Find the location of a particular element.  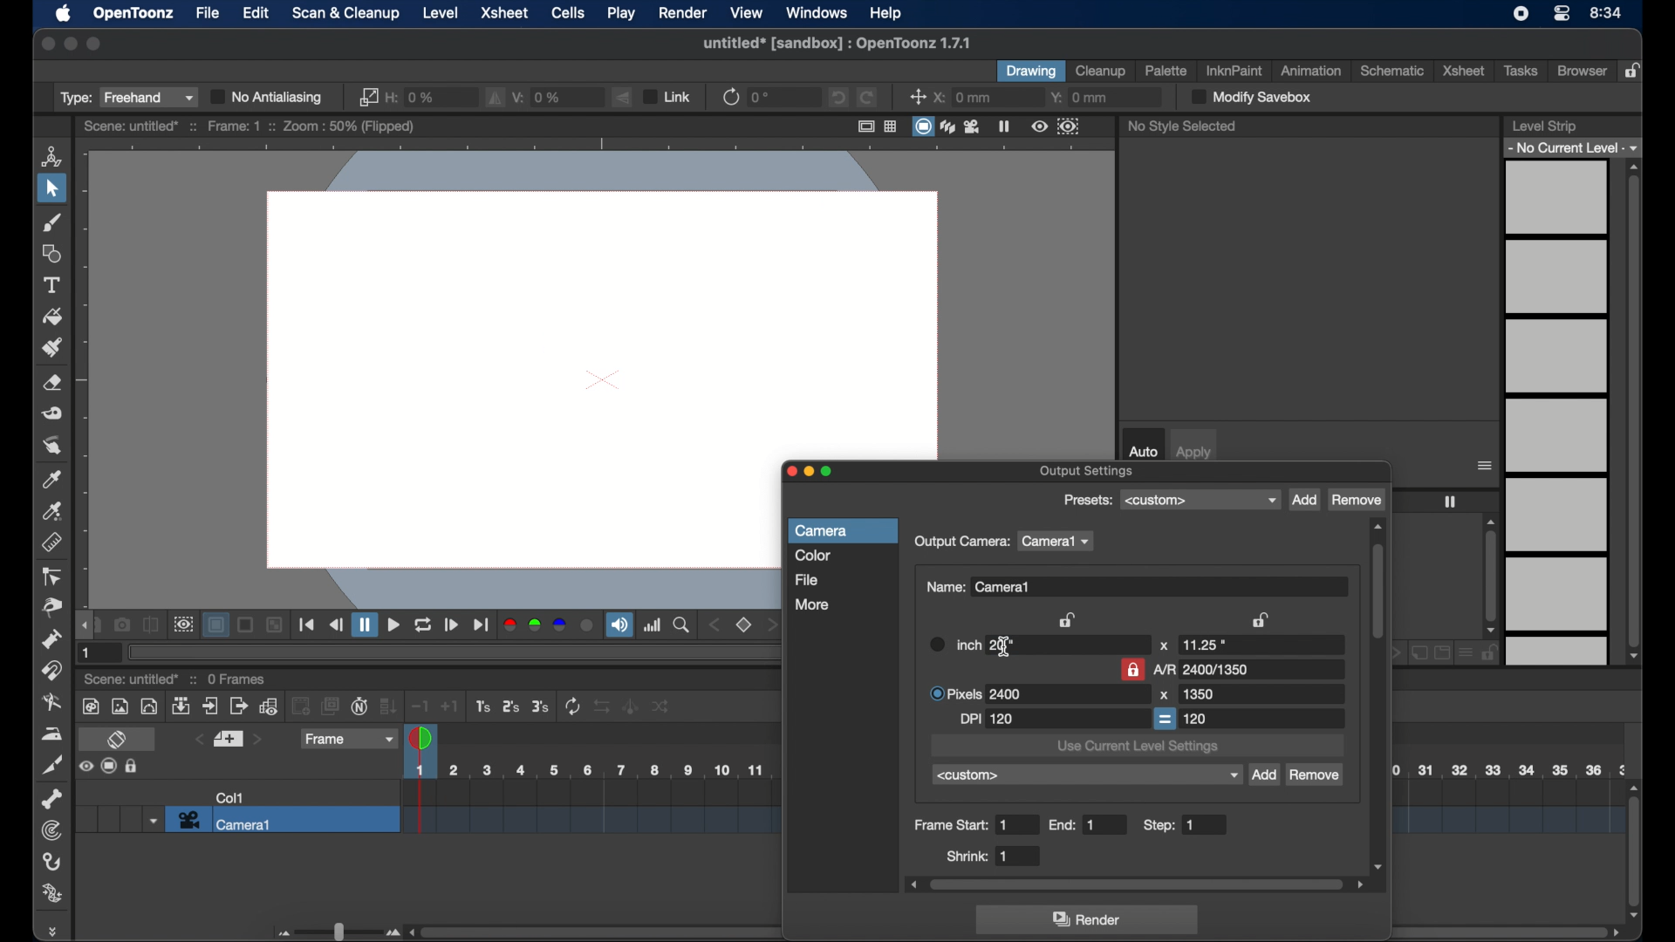

cutter tool is located at coordinates (53, 767).